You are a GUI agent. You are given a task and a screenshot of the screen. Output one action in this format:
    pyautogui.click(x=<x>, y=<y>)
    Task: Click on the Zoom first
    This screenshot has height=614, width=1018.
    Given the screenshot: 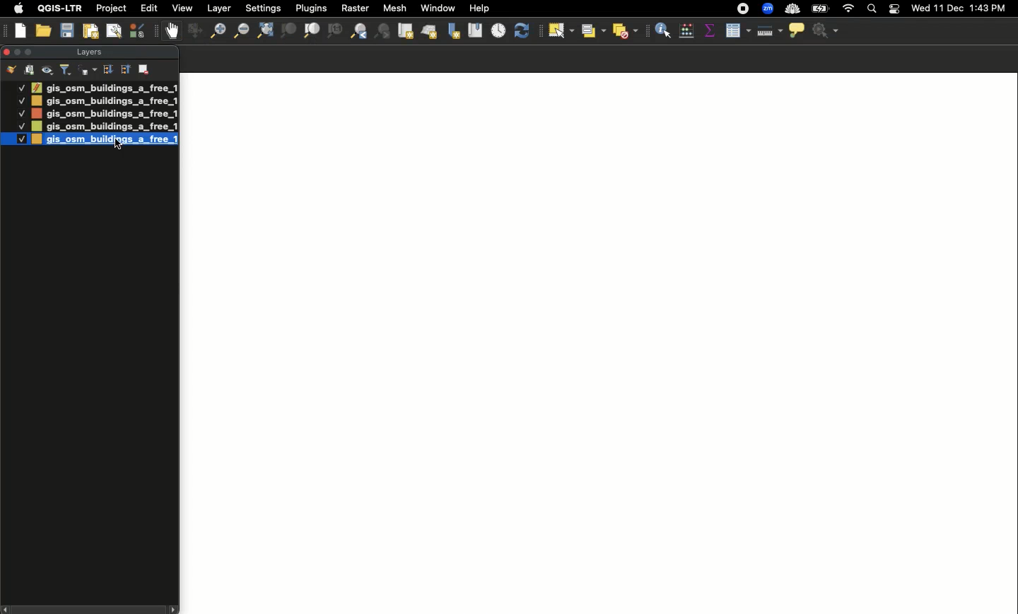 What is the action you would take?
    pyautogui.click(x=383, y=32)
    